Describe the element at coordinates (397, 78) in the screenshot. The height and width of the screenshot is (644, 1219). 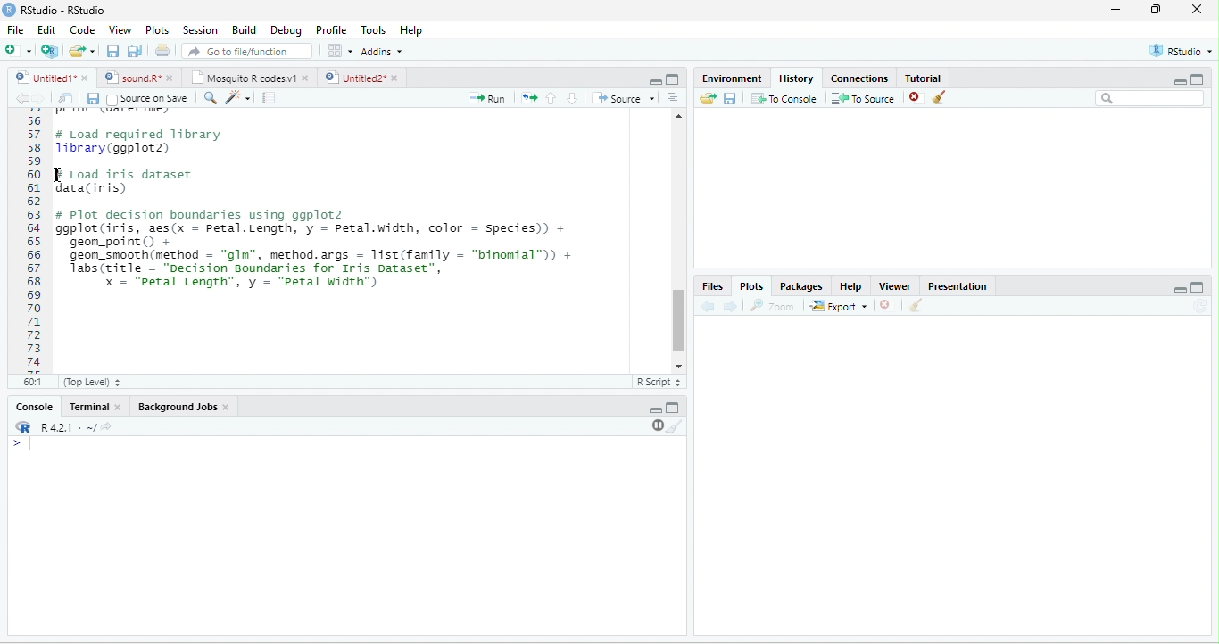
I see `close` at that location.